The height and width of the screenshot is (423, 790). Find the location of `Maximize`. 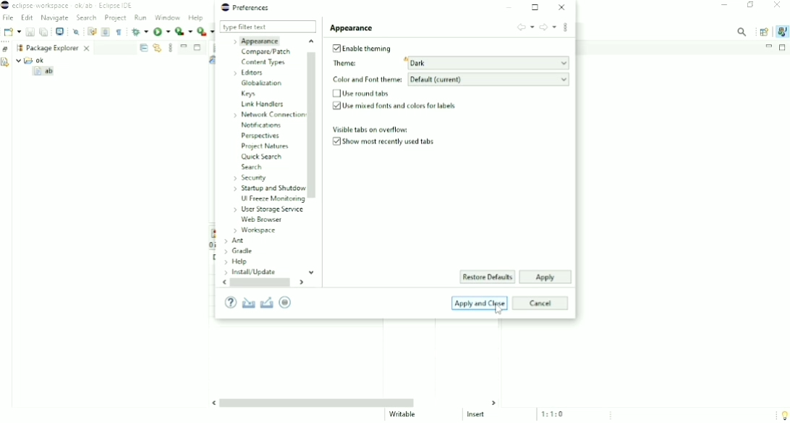

Maximize is located at coordinates (783, 48).